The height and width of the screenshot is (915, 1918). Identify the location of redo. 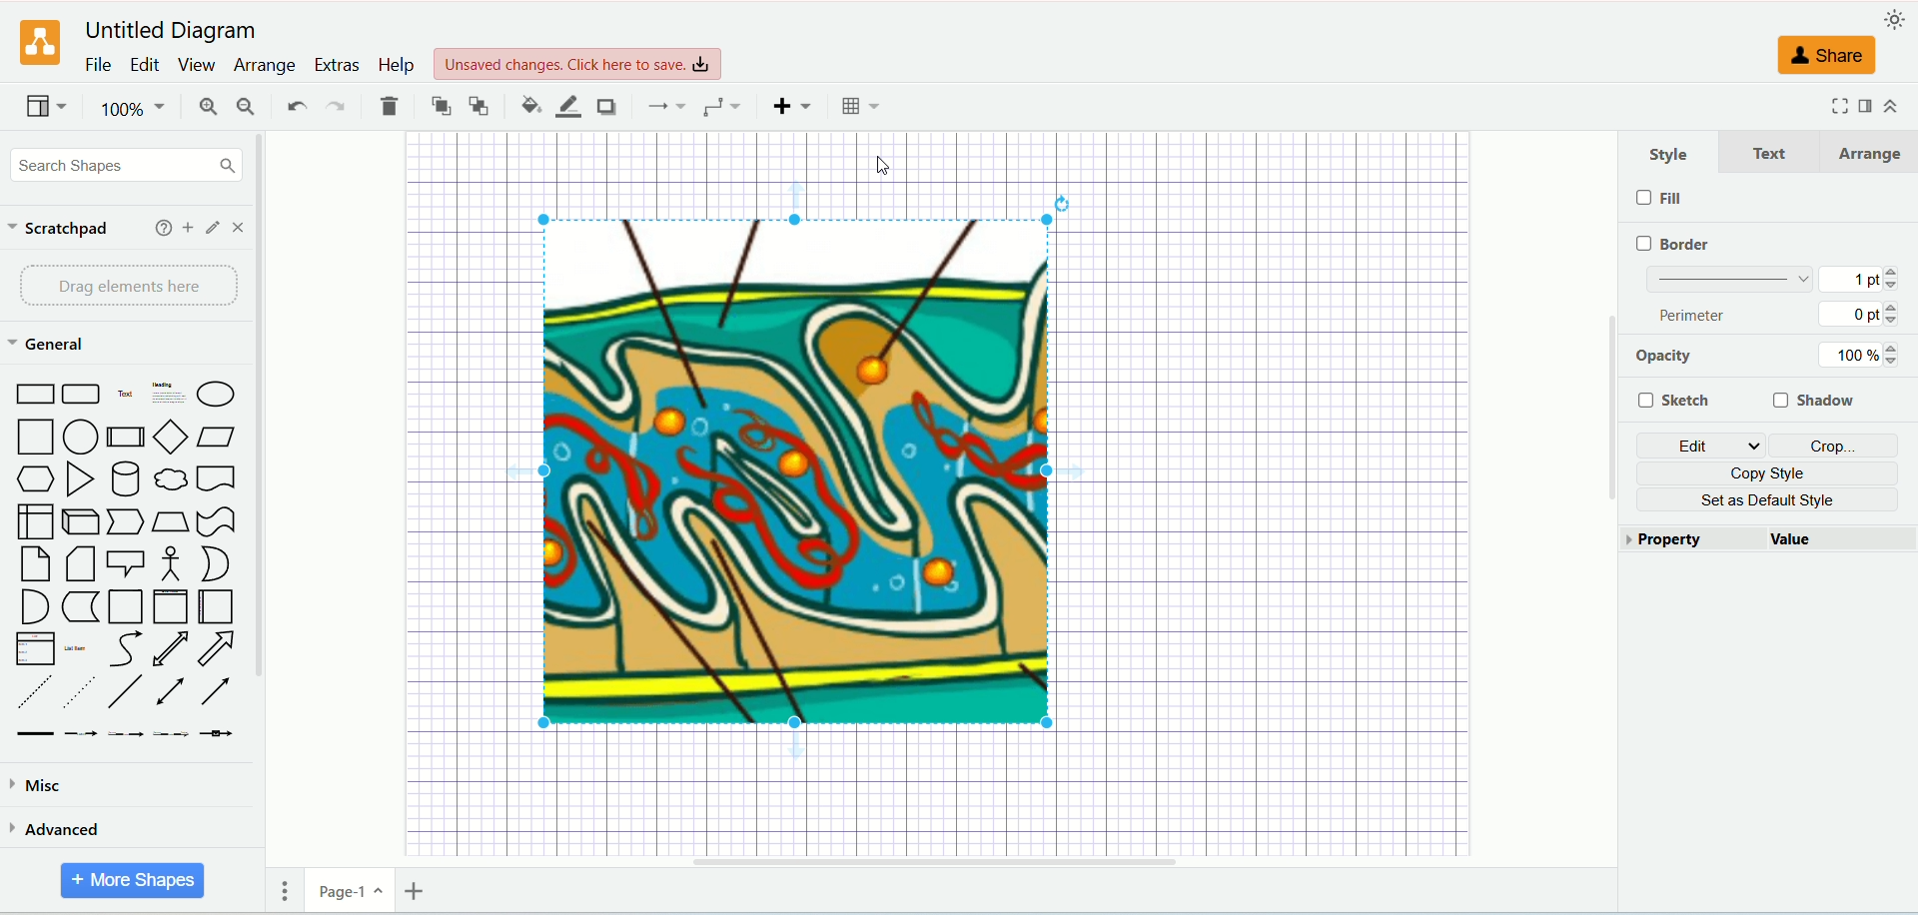
(337, 108).